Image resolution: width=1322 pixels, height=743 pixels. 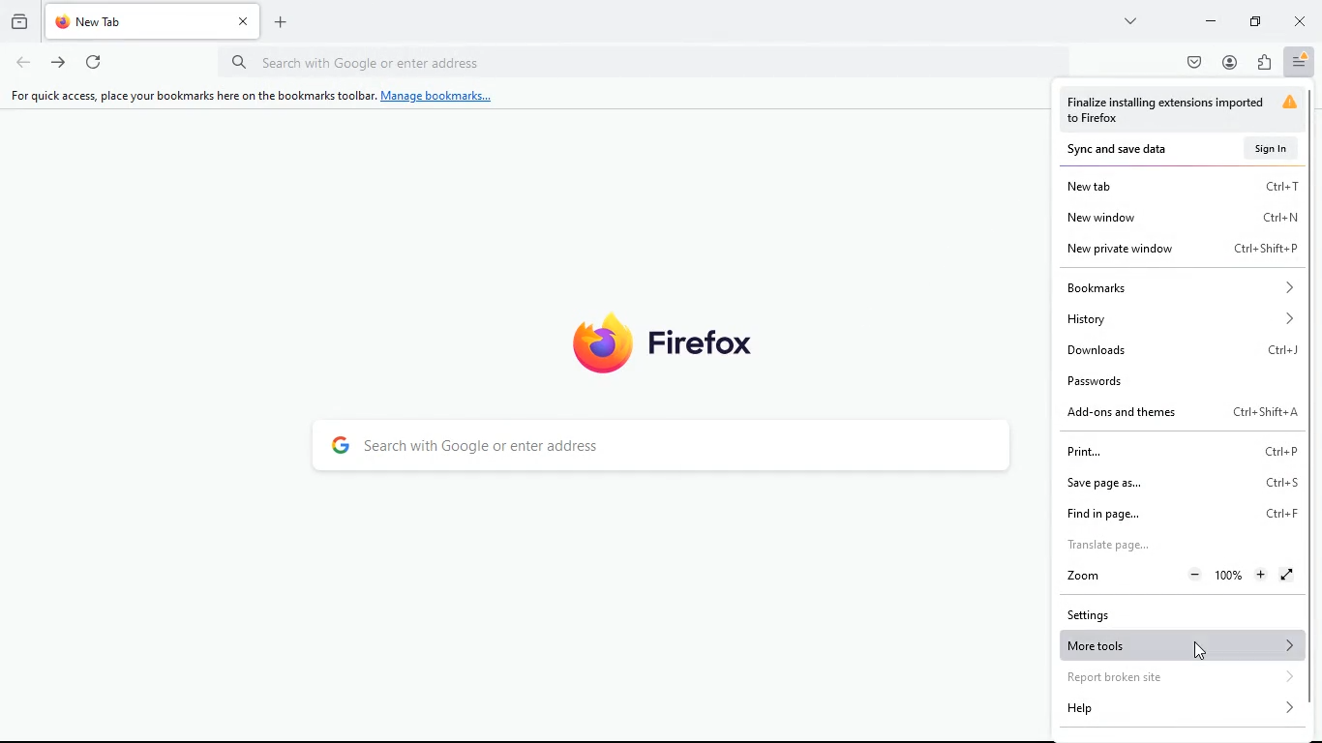 I want to click on profile, so click(x=1229, y=64).